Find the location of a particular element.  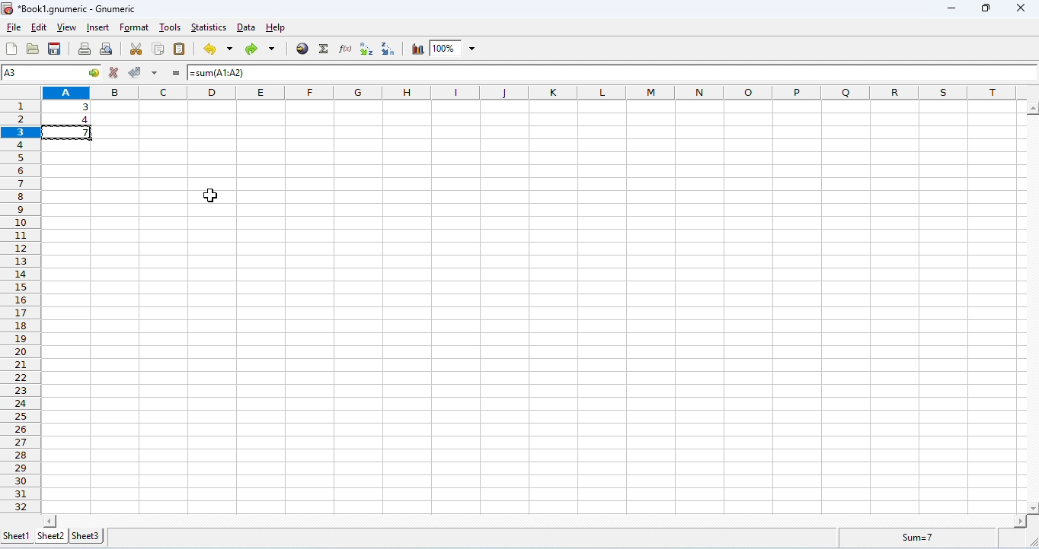

save is located at coordinates (55, 49).